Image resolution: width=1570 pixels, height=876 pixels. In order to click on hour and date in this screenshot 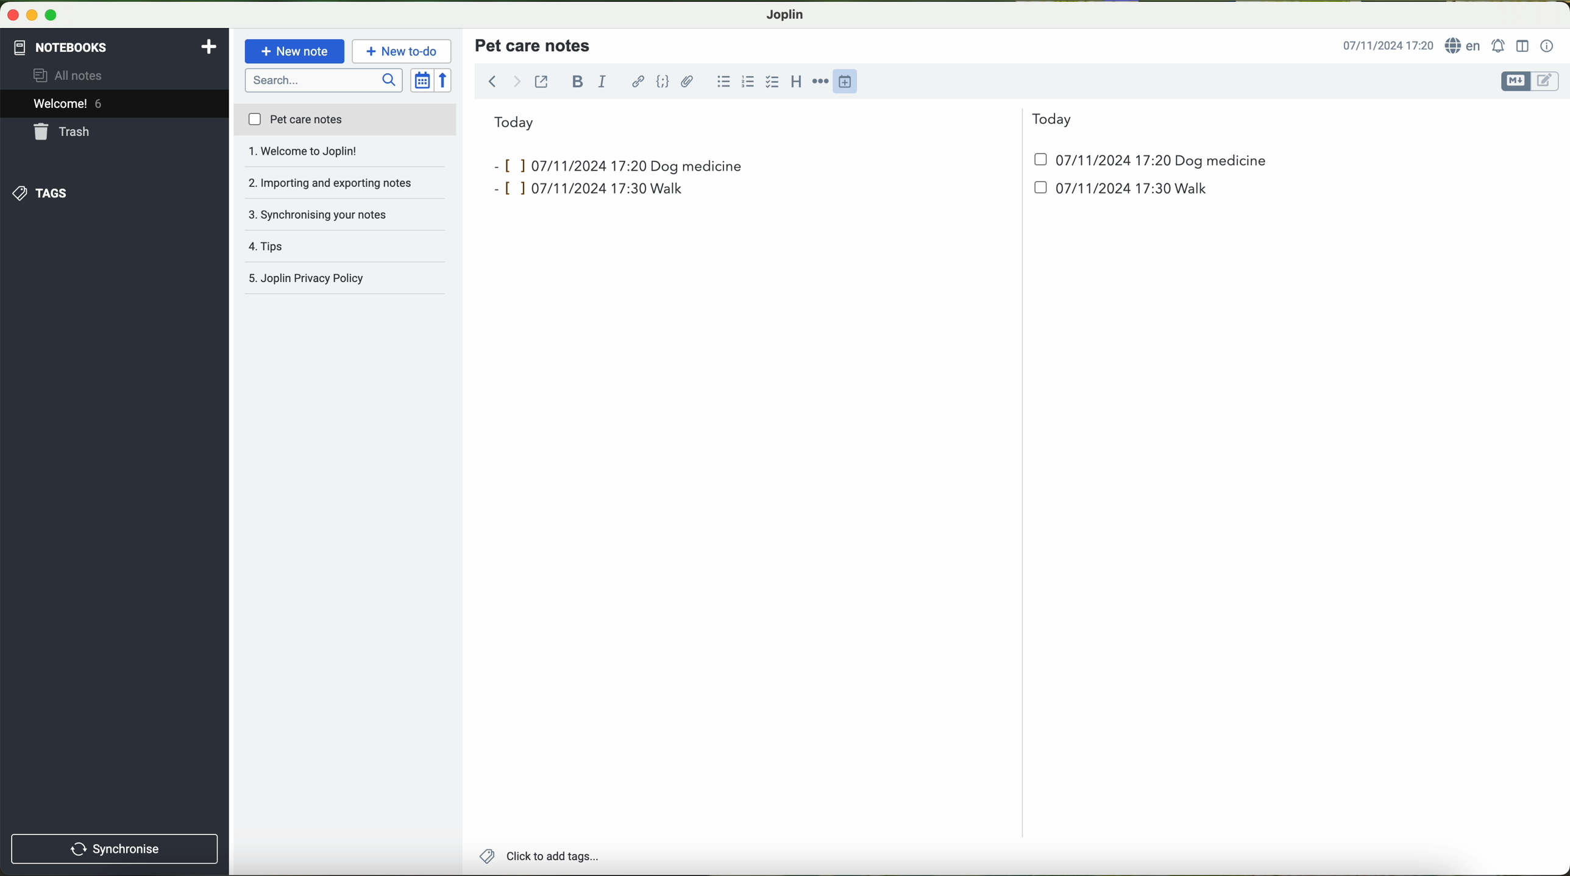, I will do `click(1387, 46)`.